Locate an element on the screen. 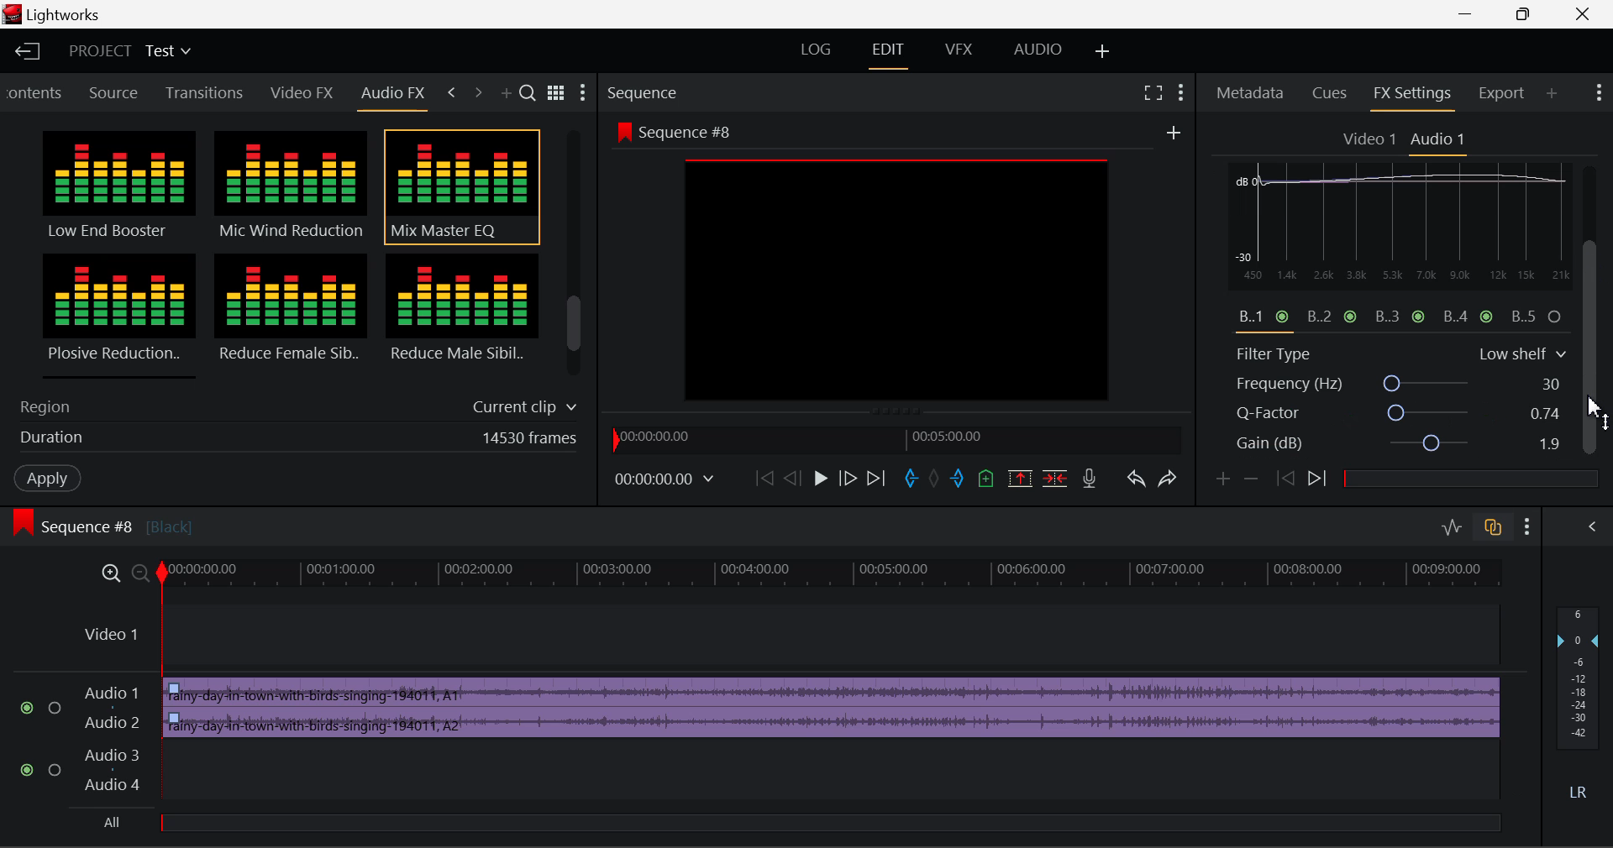 The height and width of the screenshot is (848, 1613). Back to Homepage is located at coordinates (26, 51).